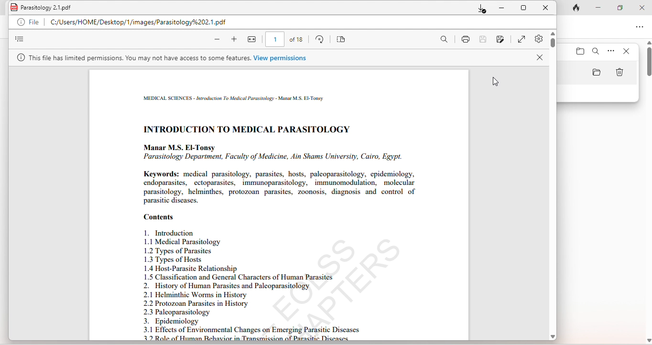 This screenshot has width=652, height=345. What do you see at coordinates (619, 8) in the screenshot?
I see `maximize` at bounding box center [619, 8].